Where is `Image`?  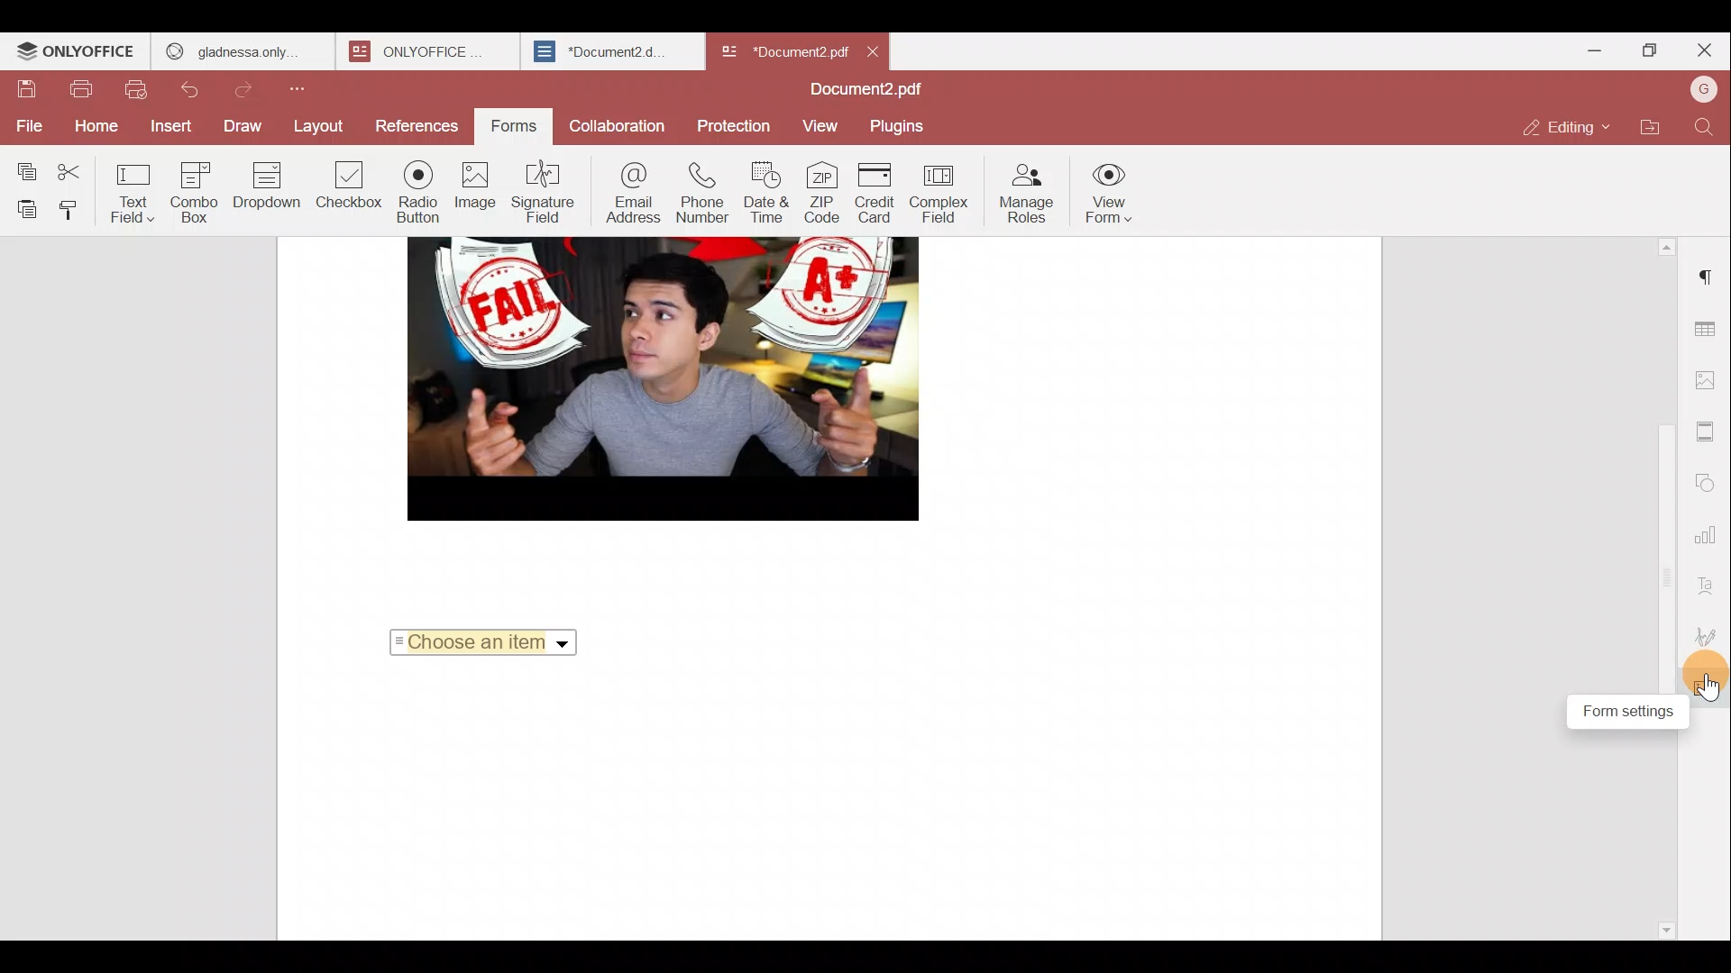
Image is located at coordinates (476, 189).